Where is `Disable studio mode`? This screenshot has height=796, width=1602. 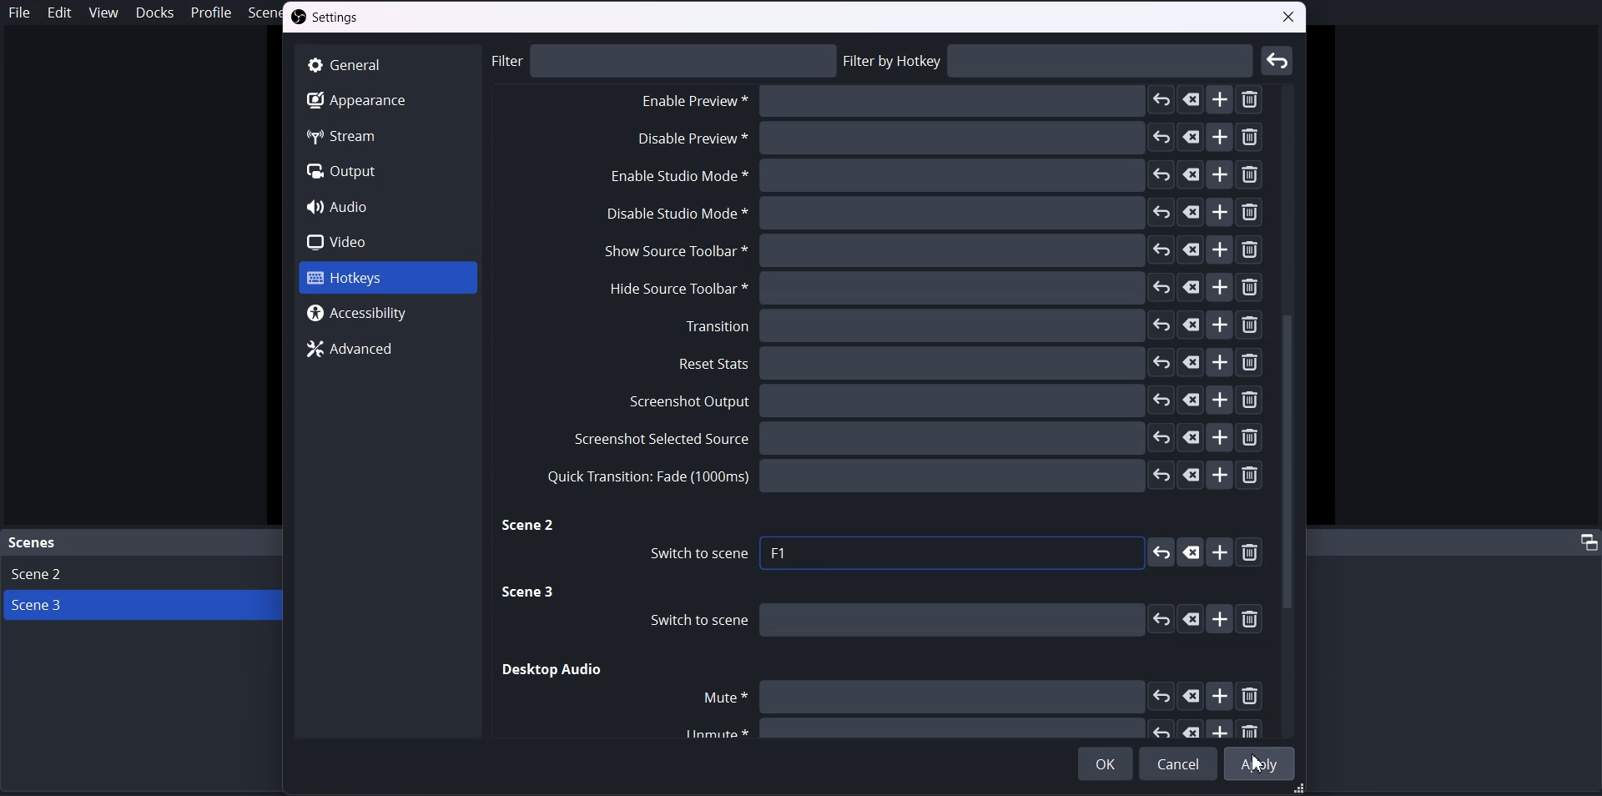
Disable studio mode is located at coordinates (933, 214).